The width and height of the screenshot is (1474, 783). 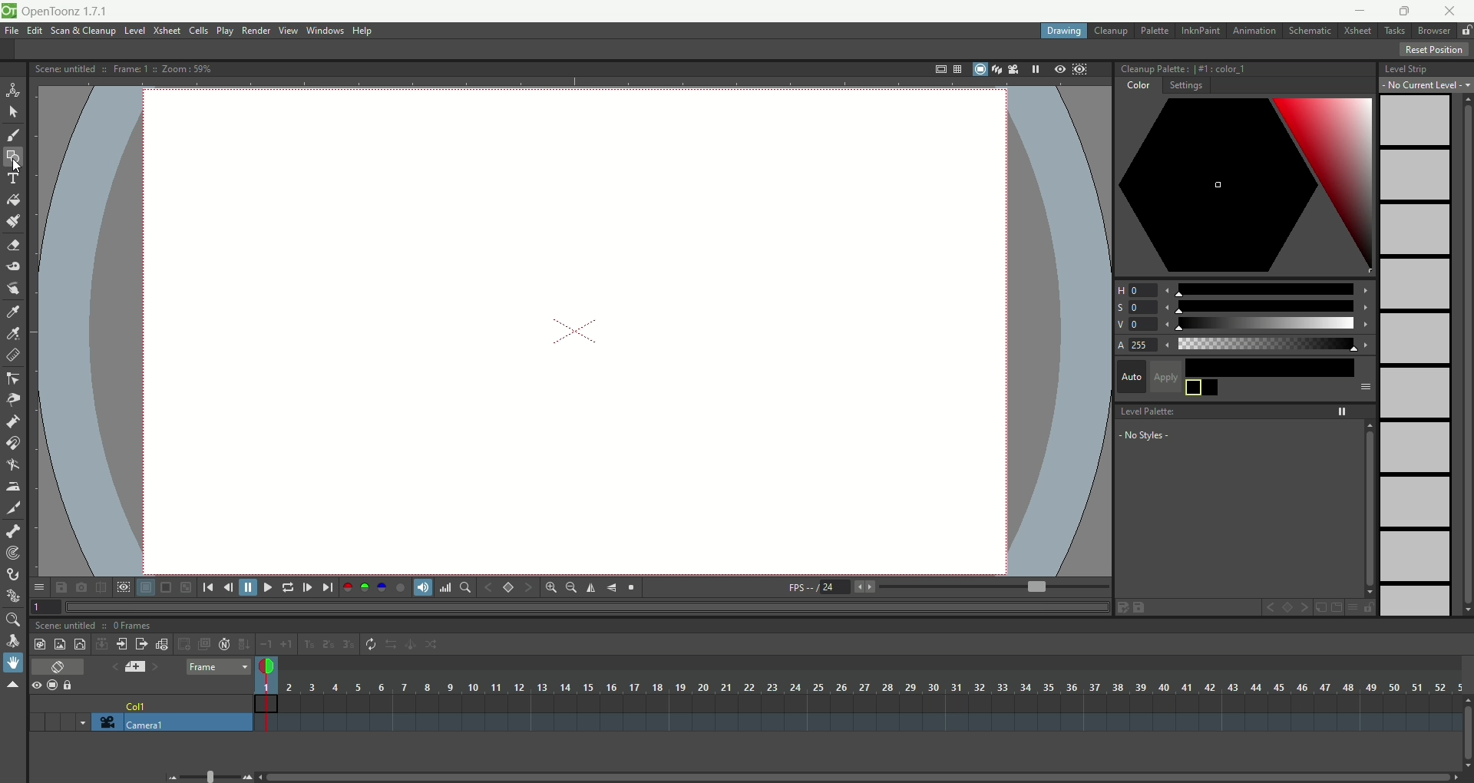 I want to click on clean up, so click(x=1111, y=31).